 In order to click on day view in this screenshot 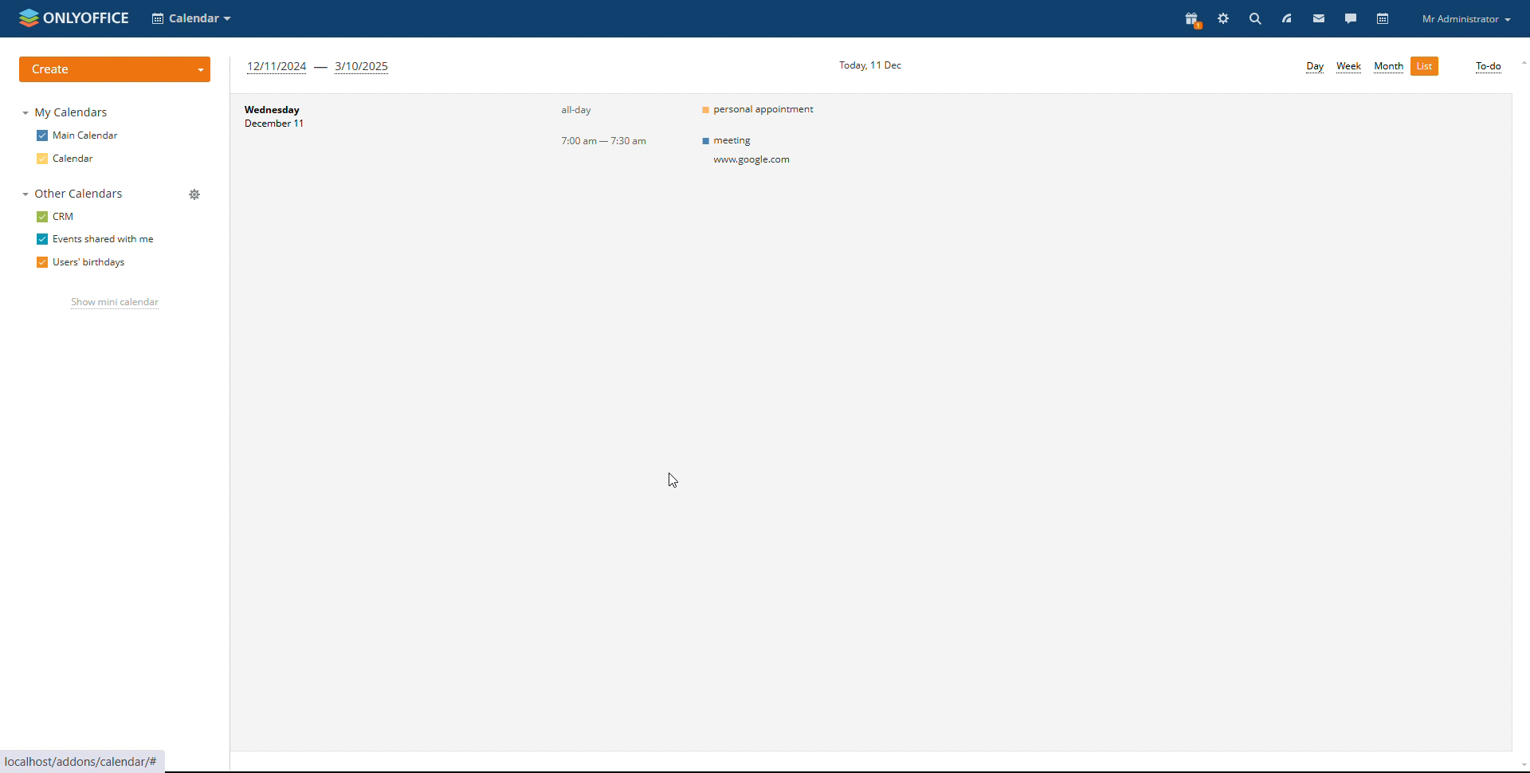, I will do `click(1315, 68)`.